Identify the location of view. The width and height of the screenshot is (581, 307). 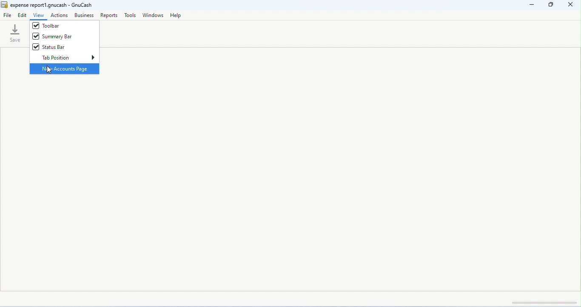
(39, 15).